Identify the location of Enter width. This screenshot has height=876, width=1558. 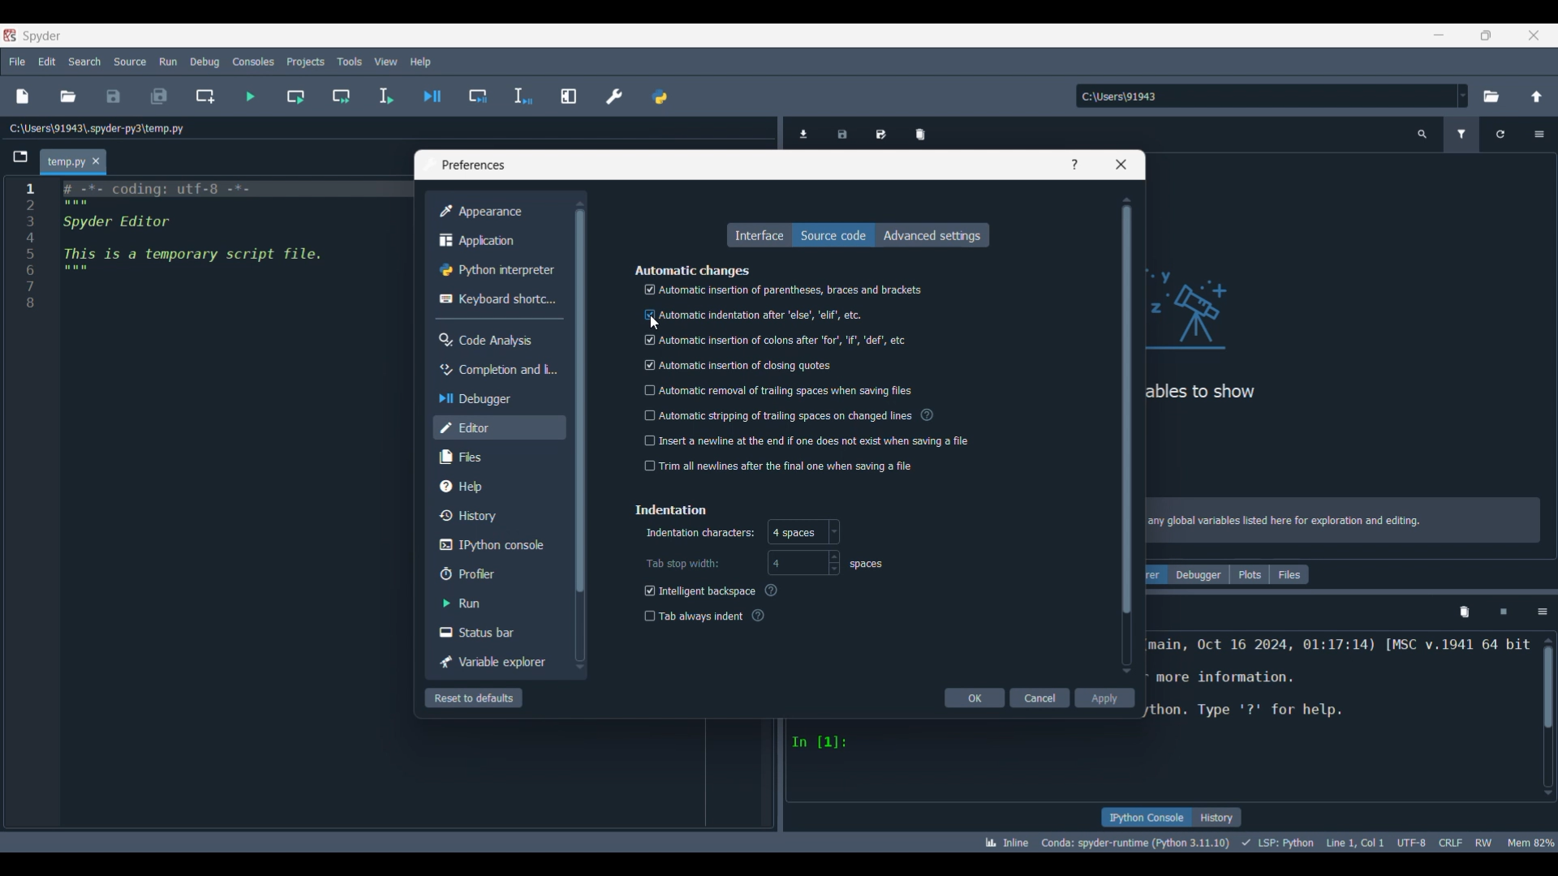
(796, 563).